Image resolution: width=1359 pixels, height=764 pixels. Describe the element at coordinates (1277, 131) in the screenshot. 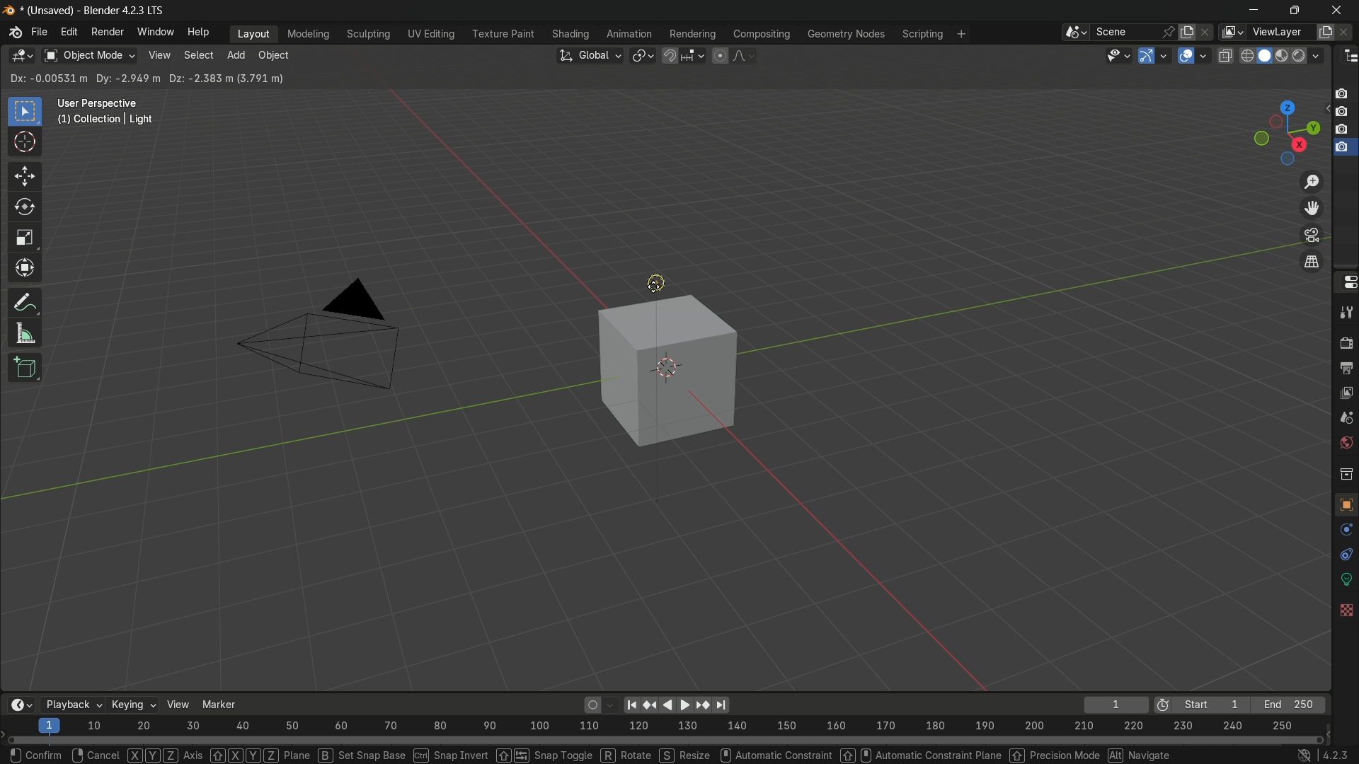

I see `preset viewpoint` at that location.